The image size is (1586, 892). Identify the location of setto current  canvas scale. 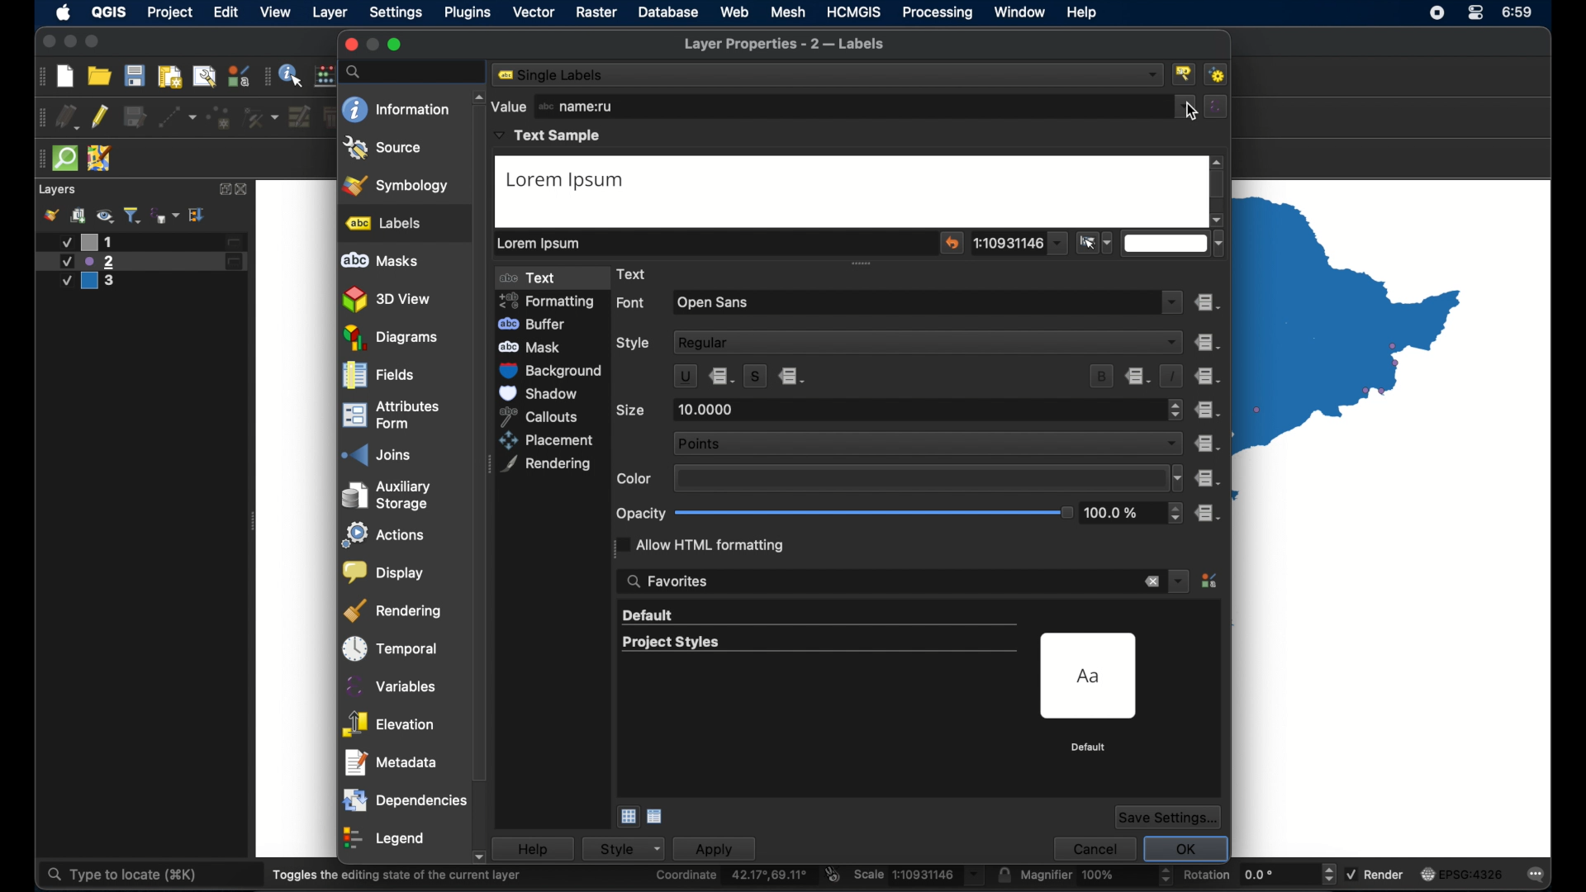
(1095, 242).